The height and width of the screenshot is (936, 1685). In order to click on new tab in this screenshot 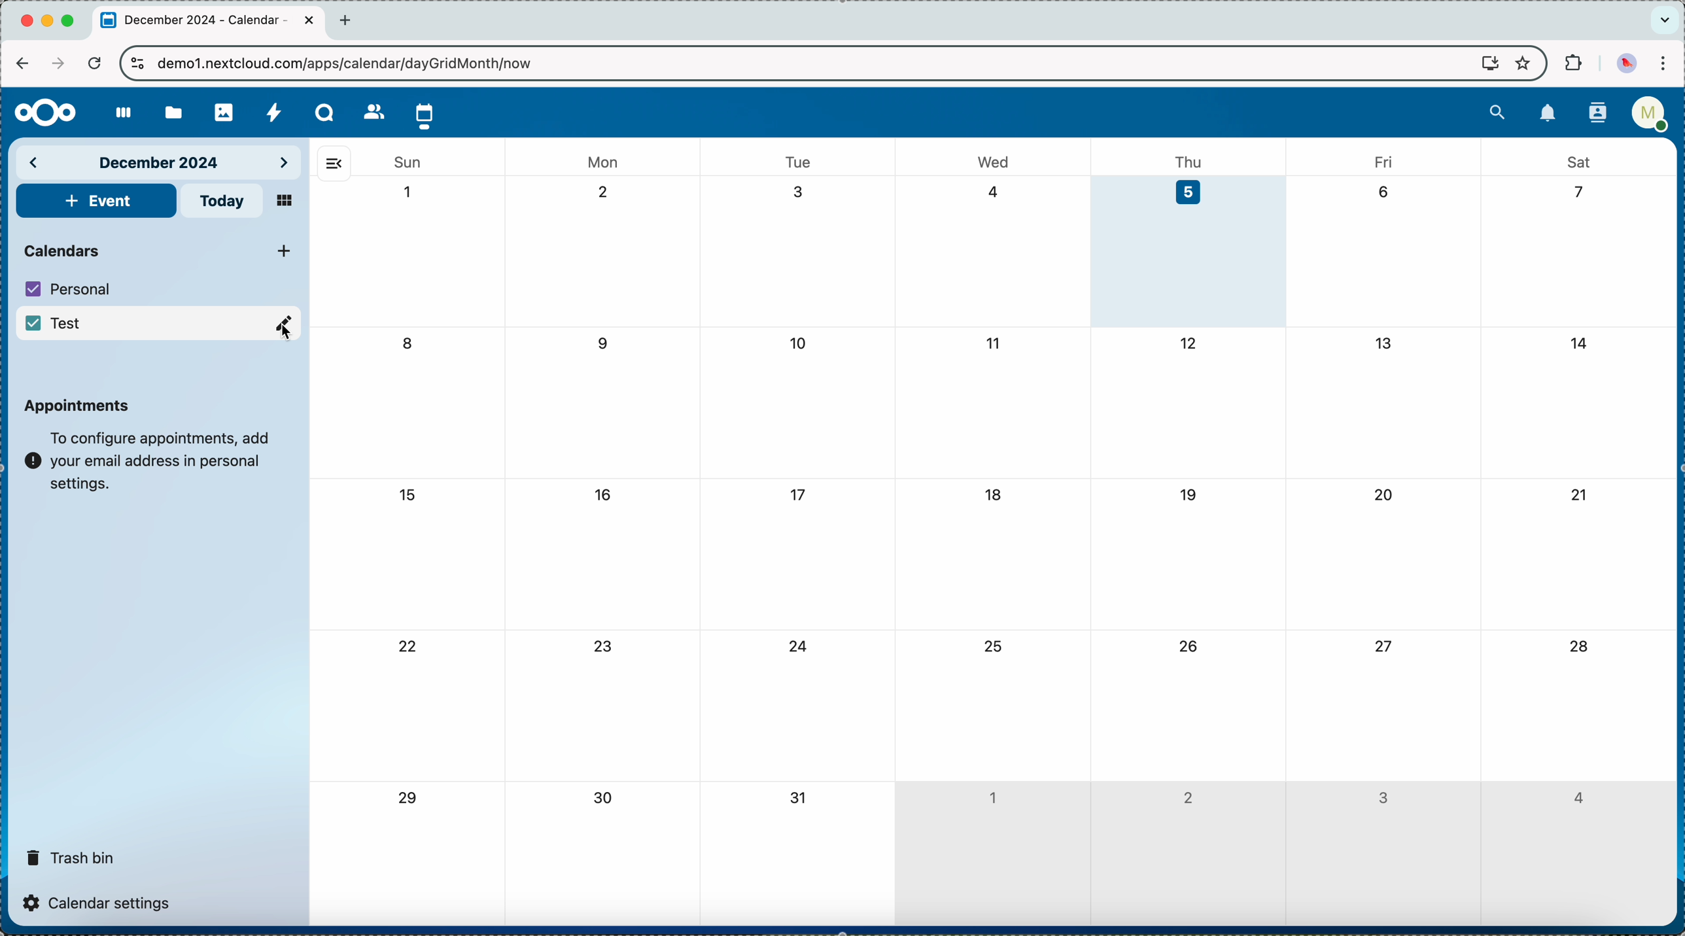, I will do `click(349, 20)`.